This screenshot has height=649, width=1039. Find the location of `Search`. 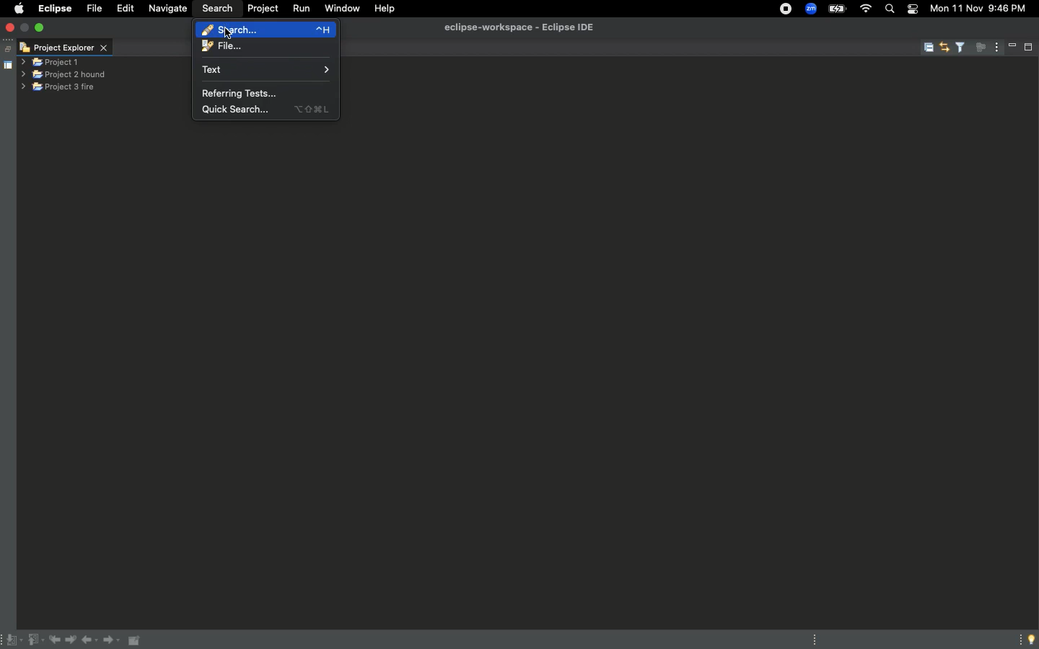

Search is located at coordinates (264, 30).